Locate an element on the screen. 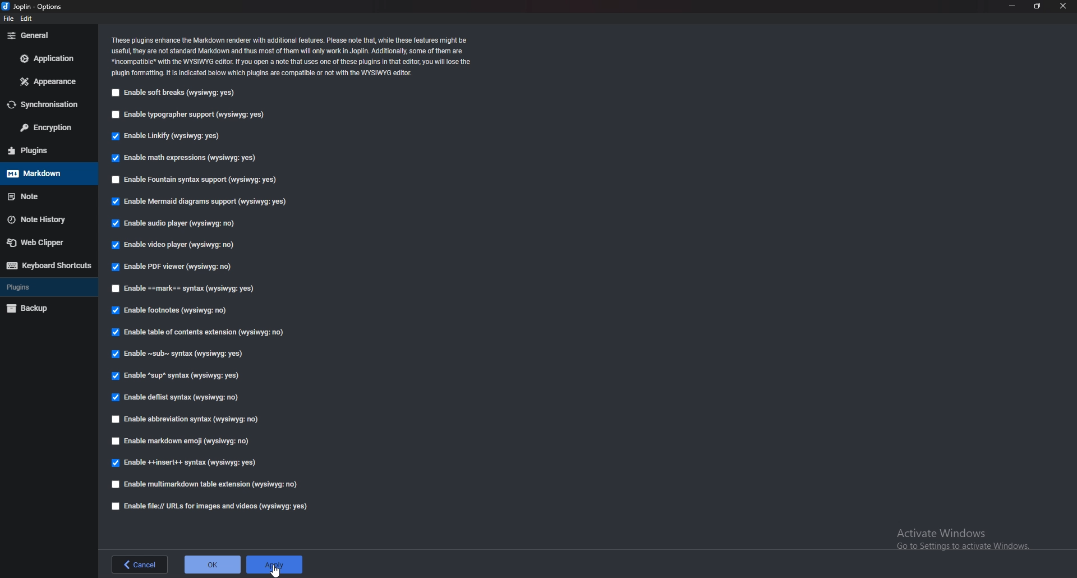 The image size is (1077, 578). back is located at coordinates (140, 563).